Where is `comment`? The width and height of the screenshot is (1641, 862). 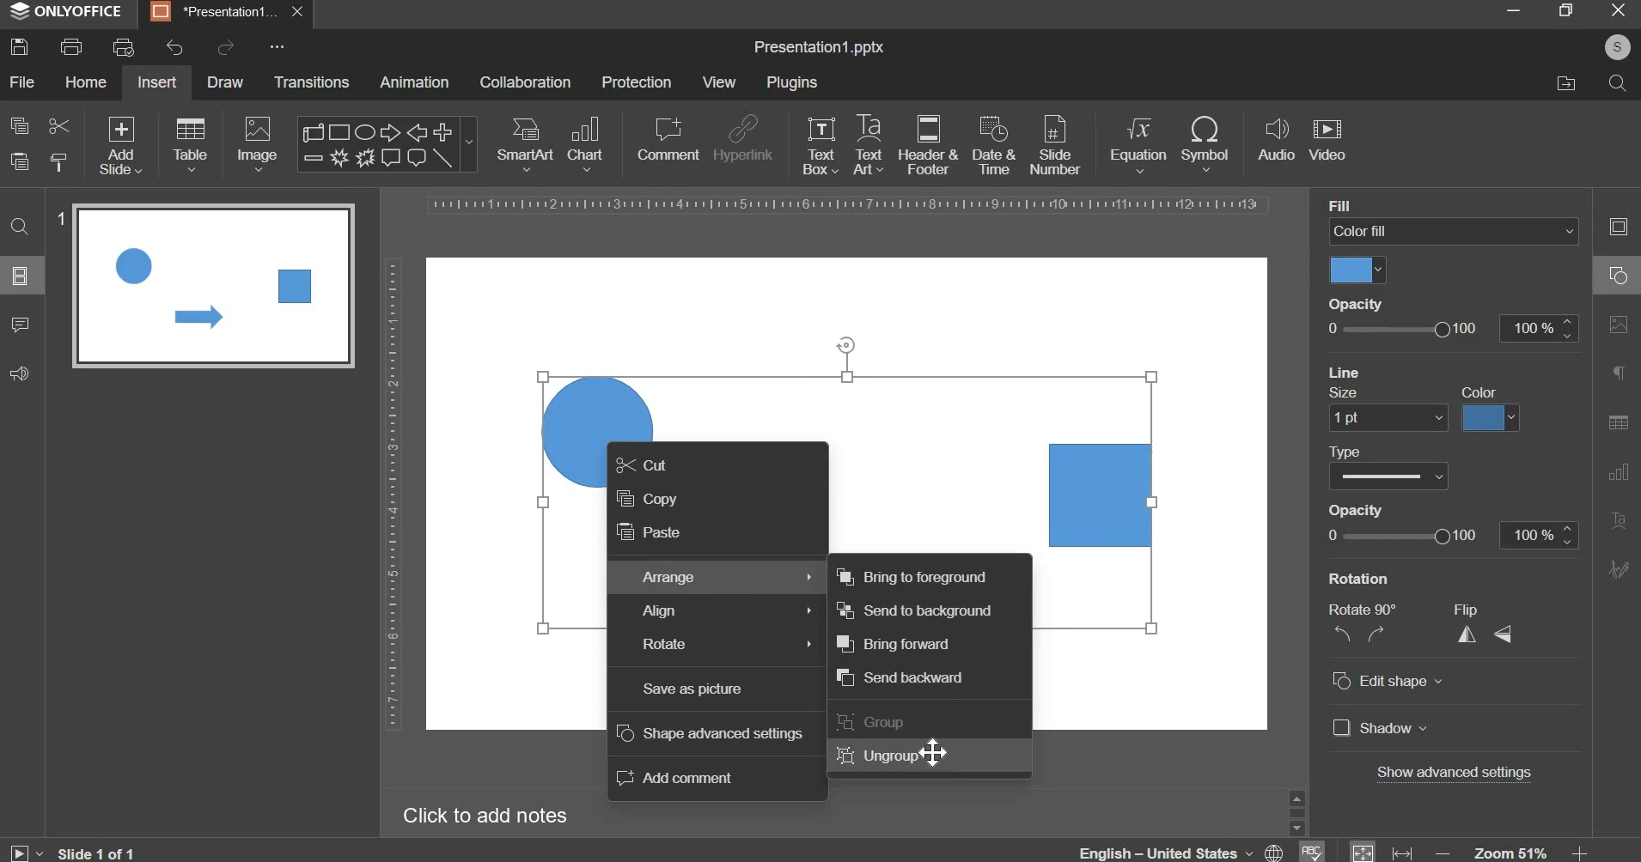 comment is located at coordinates (19, 323).